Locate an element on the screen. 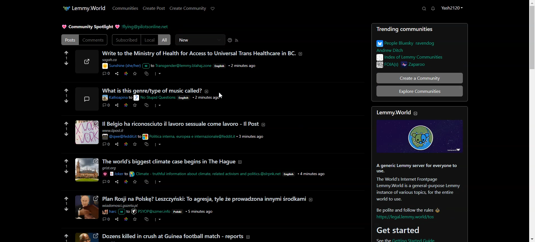 The width and height of the screenshot is (535, 242). Link is located at coordinates (126, 73).